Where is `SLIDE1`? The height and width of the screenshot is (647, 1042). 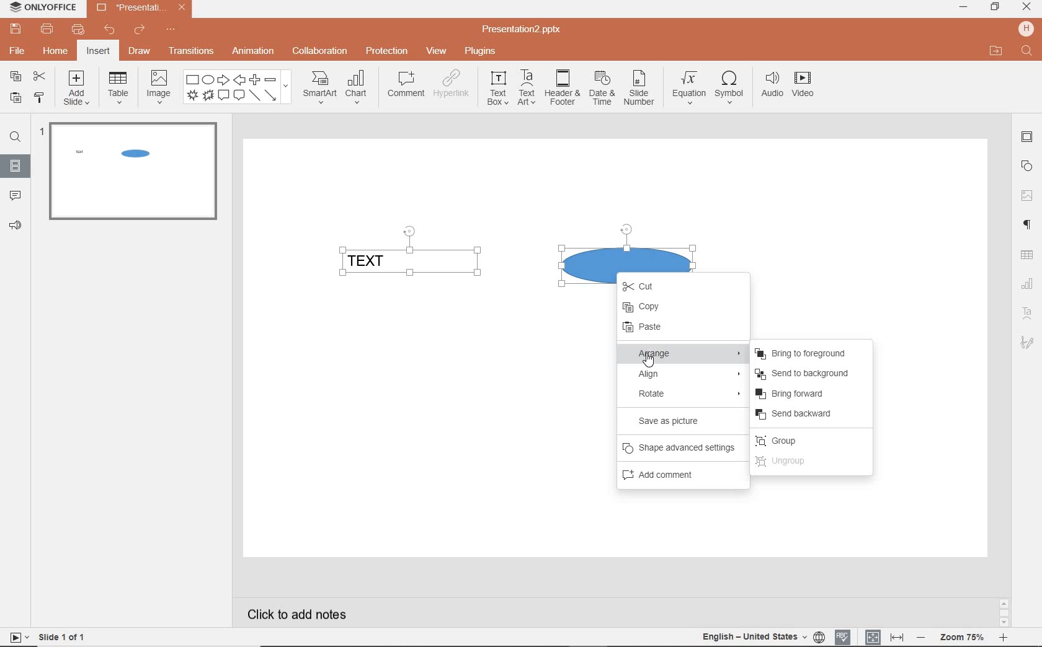
SLIDE1 is located at coordinates (133, 176).